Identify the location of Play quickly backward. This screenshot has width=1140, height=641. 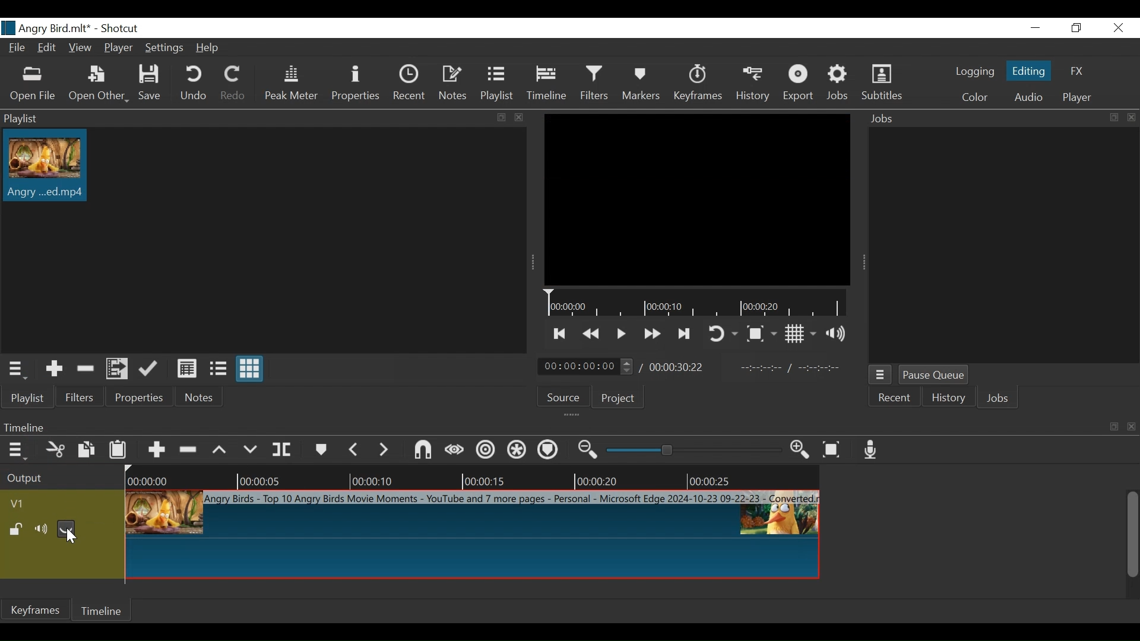
(590, 334).